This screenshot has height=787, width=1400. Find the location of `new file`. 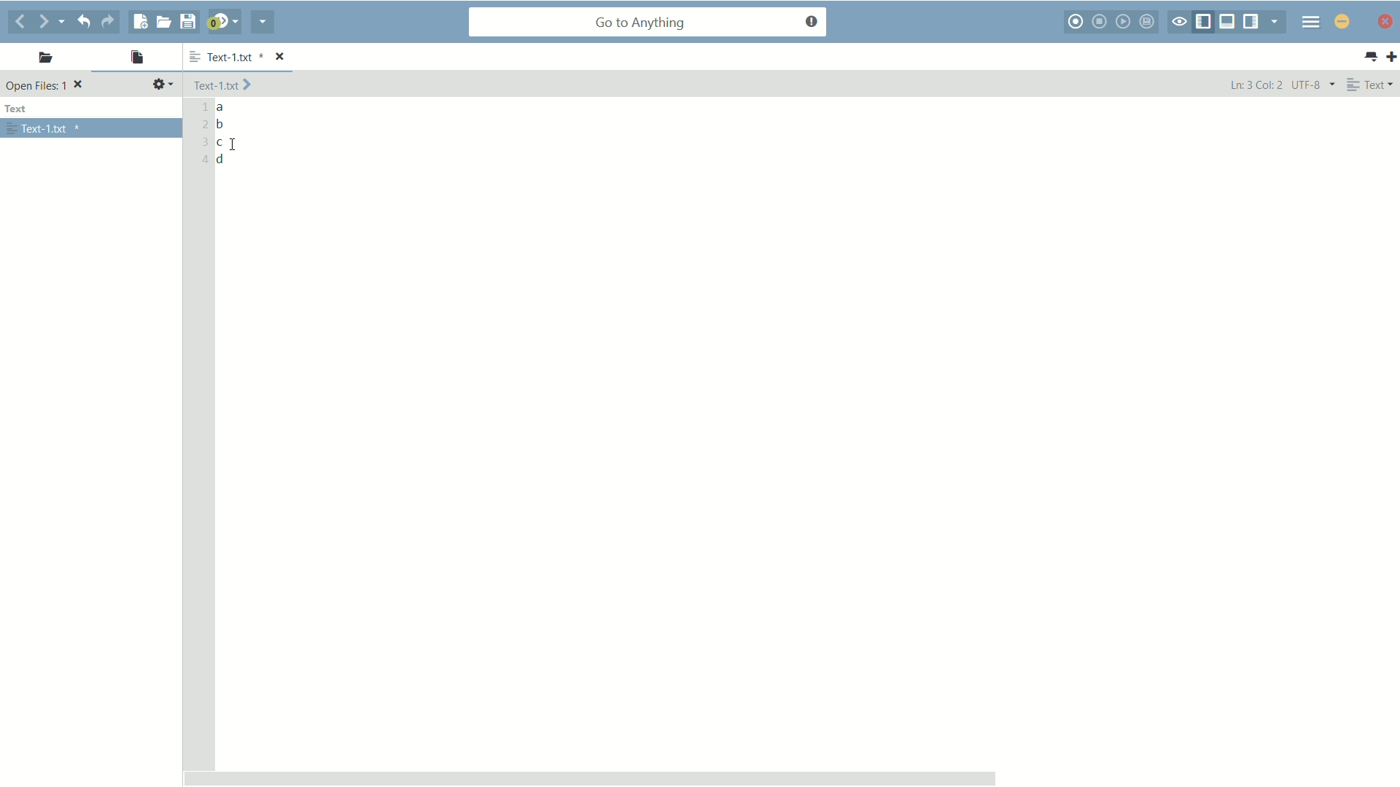

new file is located at coordinates (139, 22).